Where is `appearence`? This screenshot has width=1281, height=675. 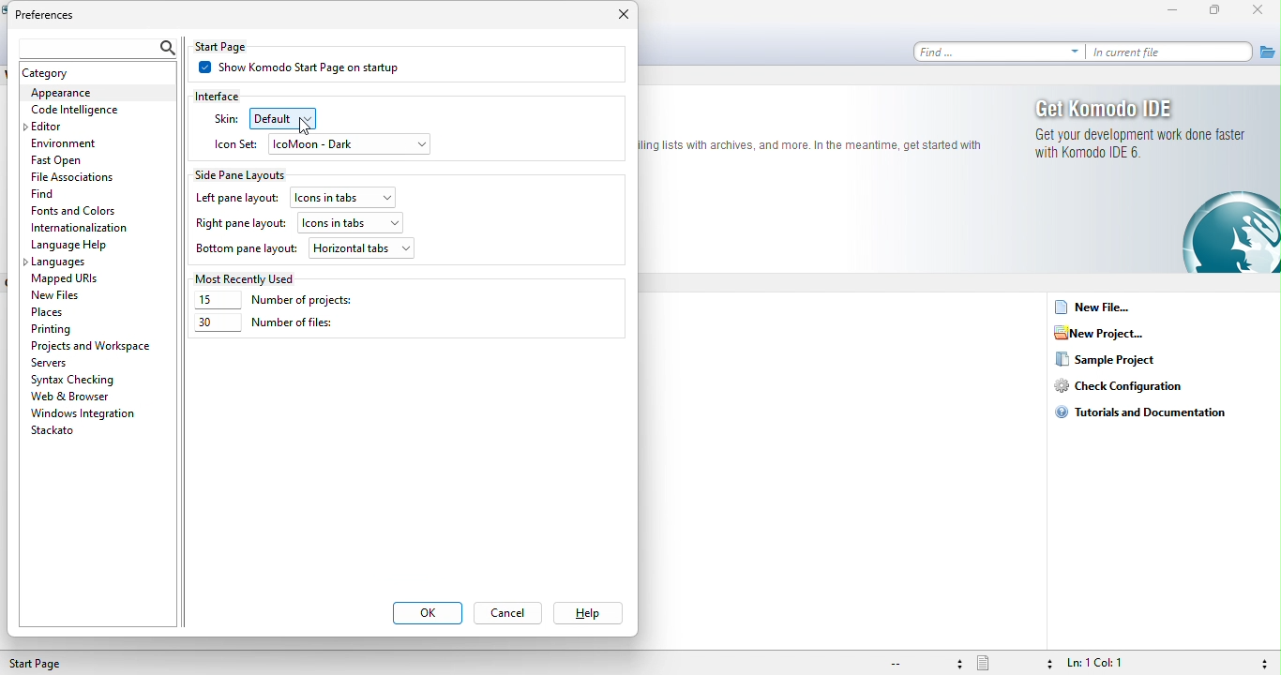 appearence is located at coordinates (96, 94).